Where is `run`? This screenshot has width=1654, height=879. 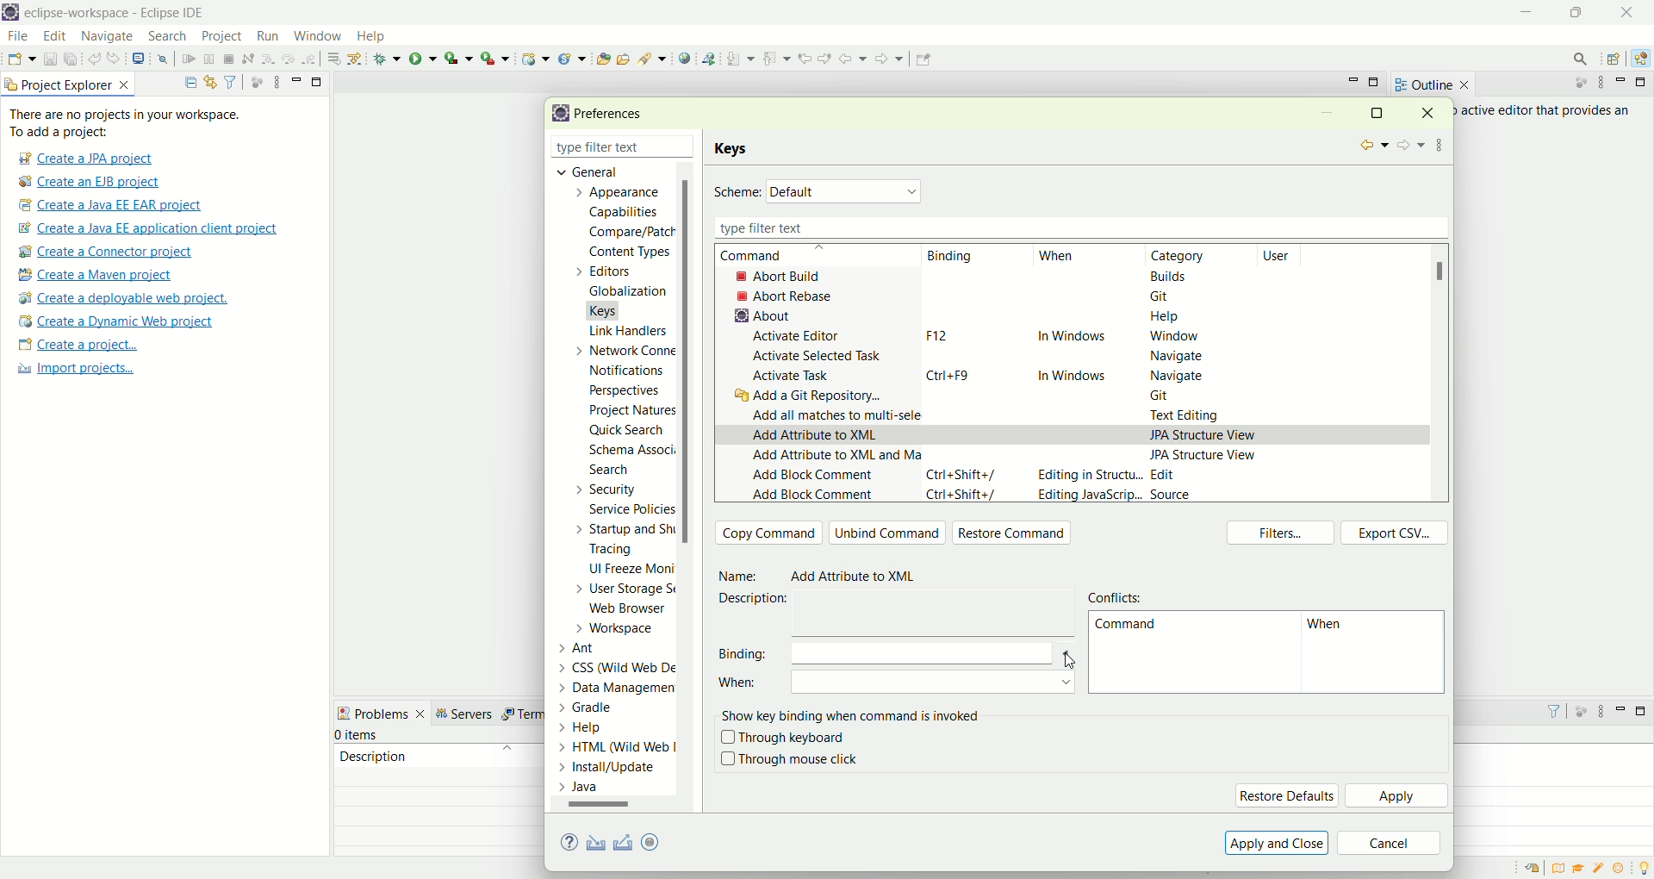
run is located at coordinates (423, 58).